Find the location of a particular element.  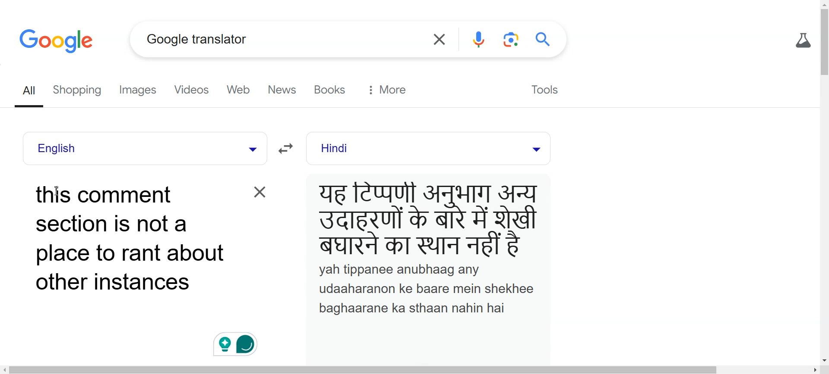

All is located at coordinates (31, 91).